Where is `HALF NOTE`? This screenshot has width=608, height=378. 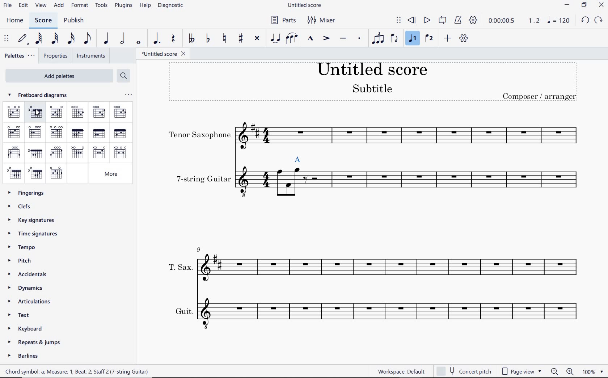 HALF NOTE is located at coordinates (122, 39).